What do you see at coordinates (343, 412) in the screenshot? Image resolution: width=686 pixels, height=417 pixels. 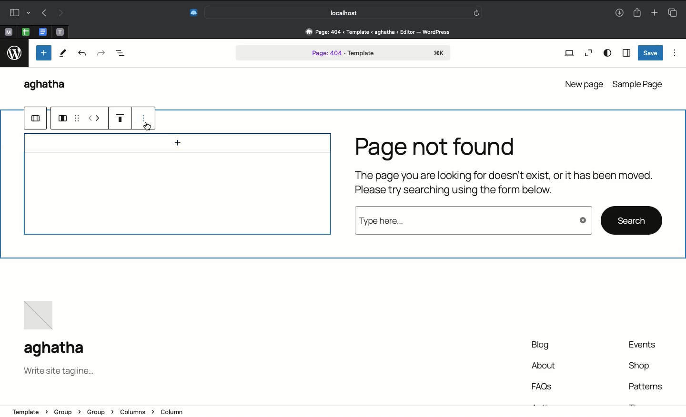 I see `Address` at bounding box center [343, 412].